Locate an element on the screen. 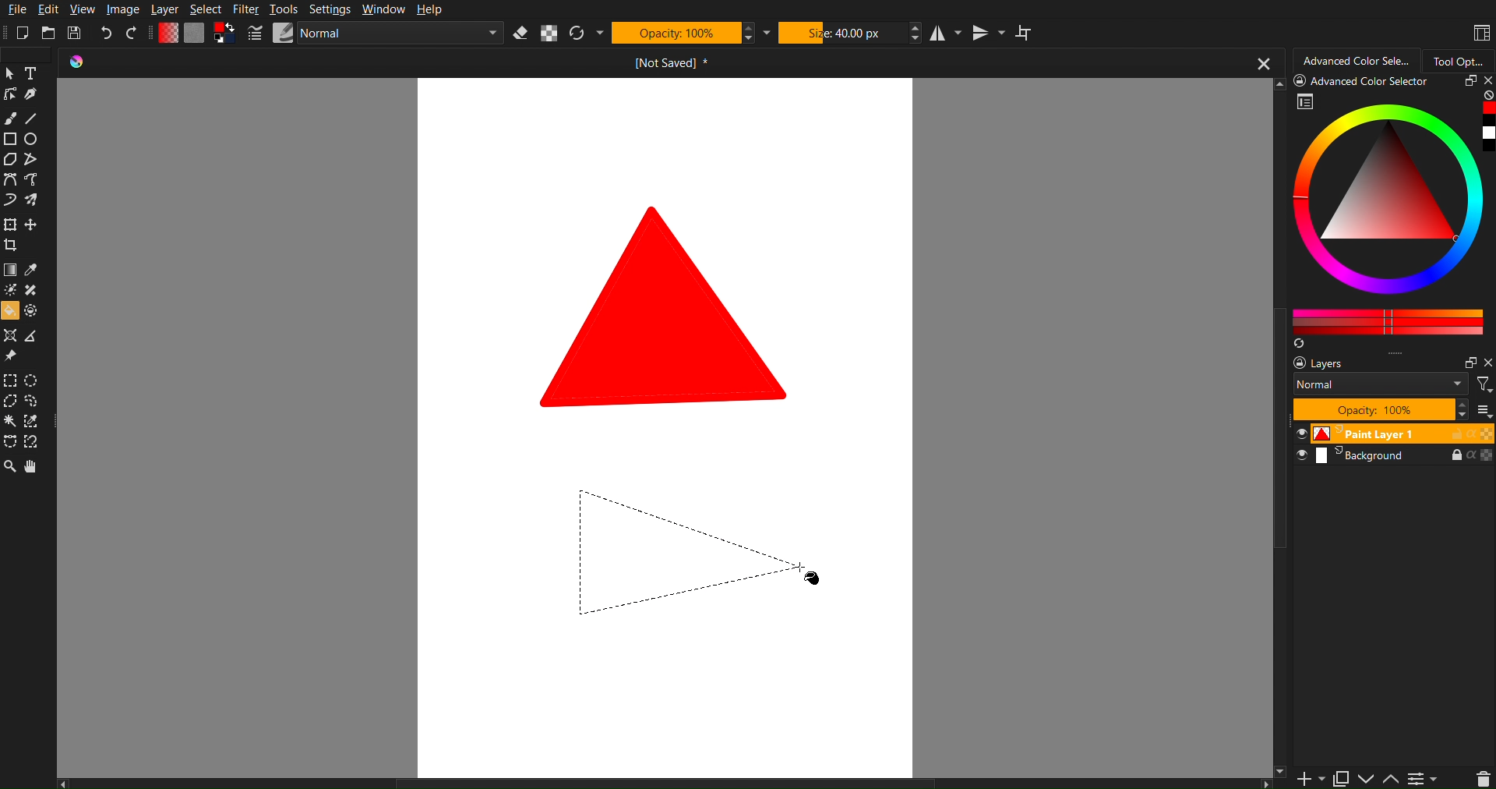  Wraparound is located at coordinates (1026, 33).